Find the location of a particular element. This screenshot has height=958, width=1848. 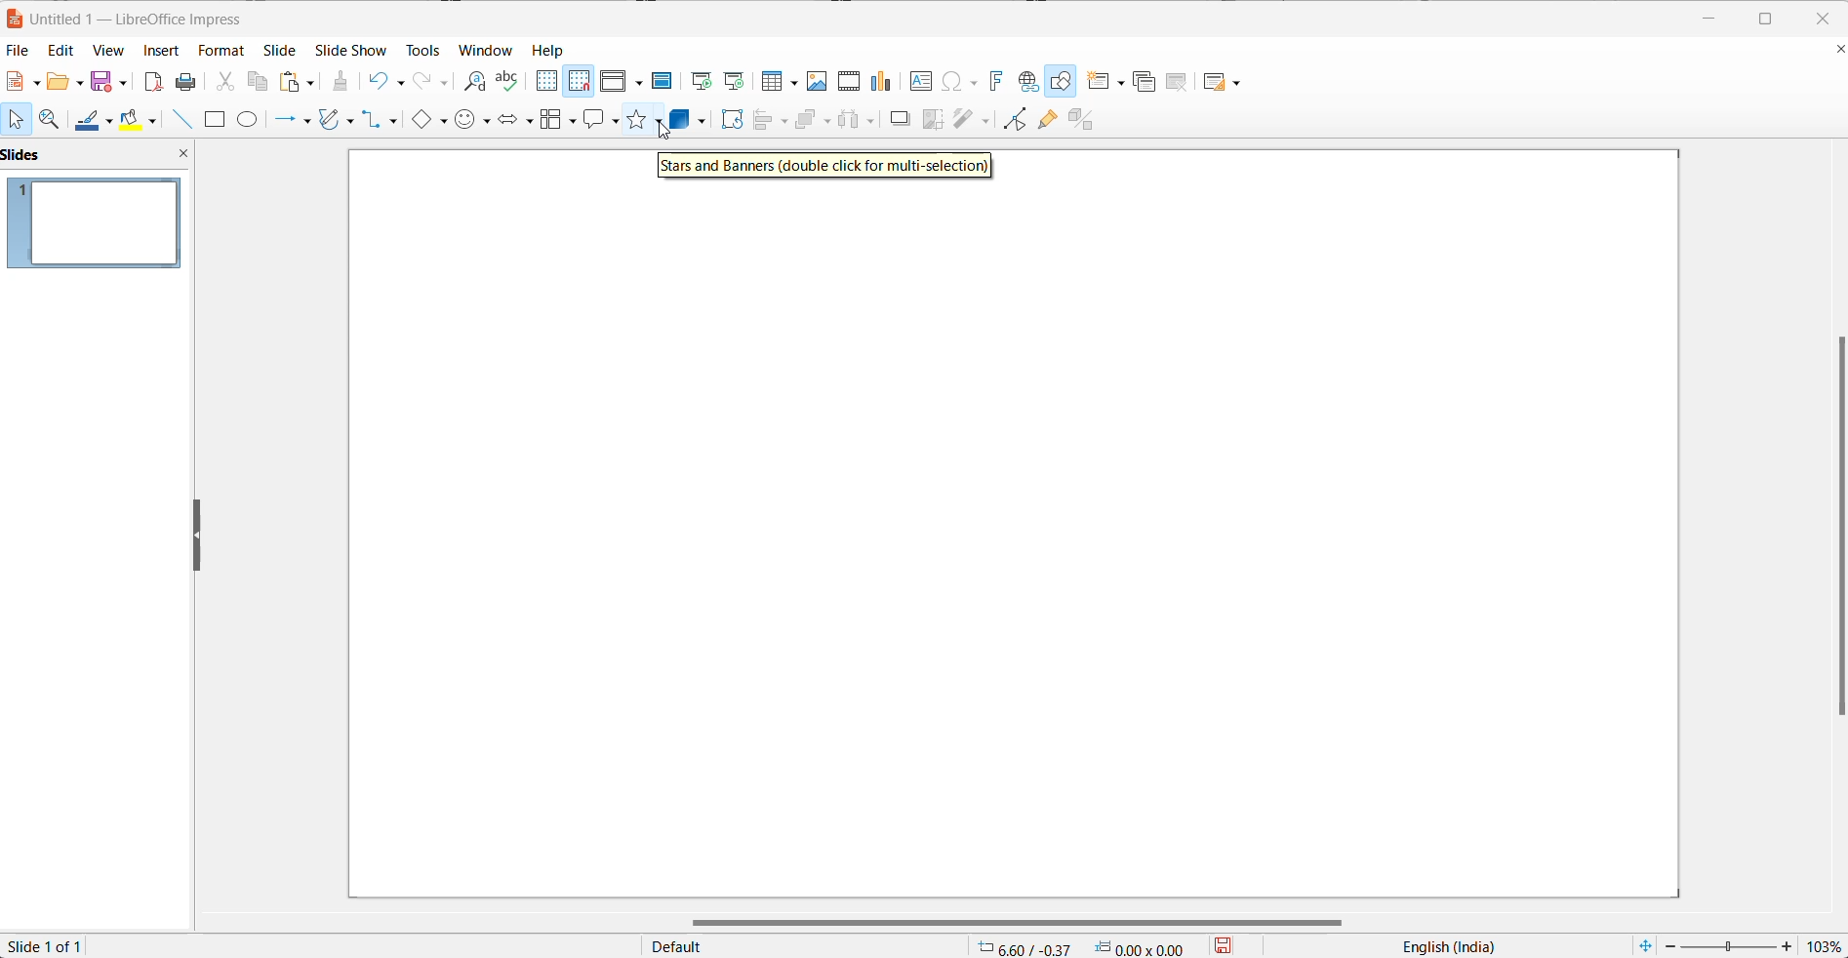

filters is located at coordinates (970, 119).